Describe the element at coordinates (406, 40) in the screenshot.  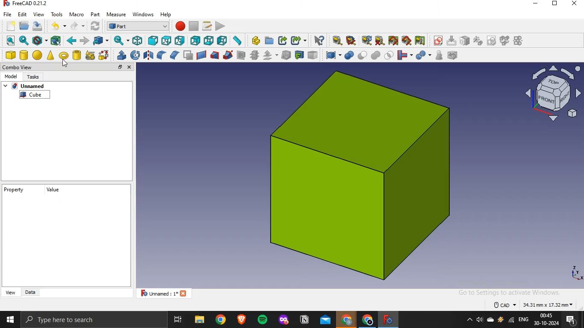
I see `toggle 3d` at that location.